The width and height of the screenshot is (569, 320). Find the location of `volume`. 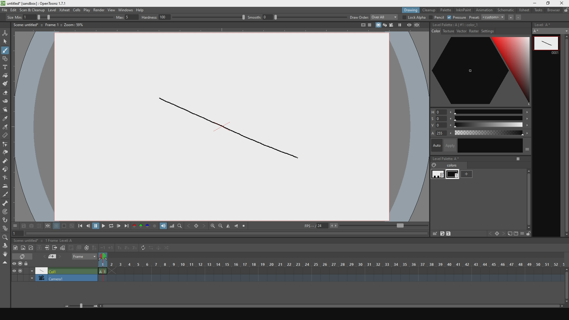

volume is located at coordinates (172, 226).